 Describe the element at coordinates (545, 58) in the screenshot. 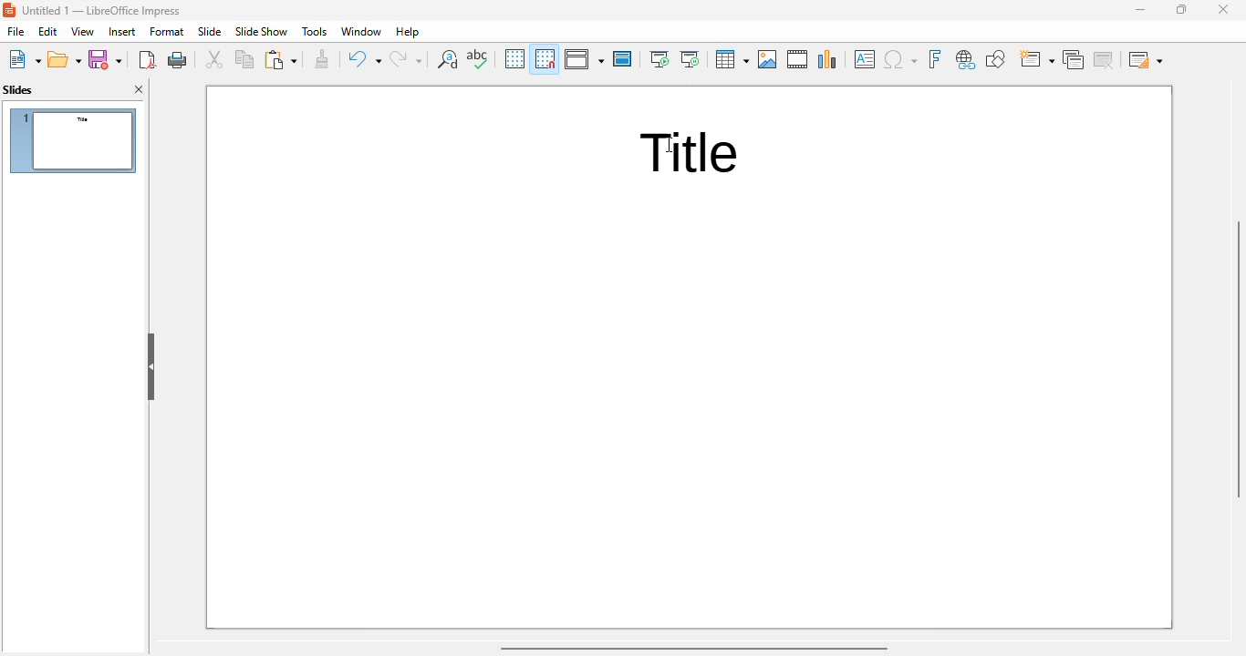

I see `snap to grid` at that location.